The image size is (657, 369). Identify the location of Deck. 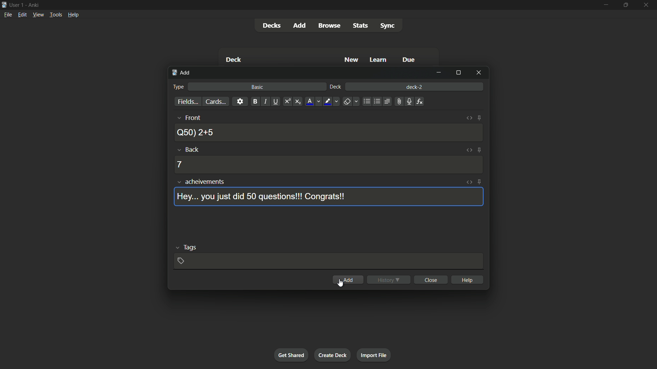
(233, 59).